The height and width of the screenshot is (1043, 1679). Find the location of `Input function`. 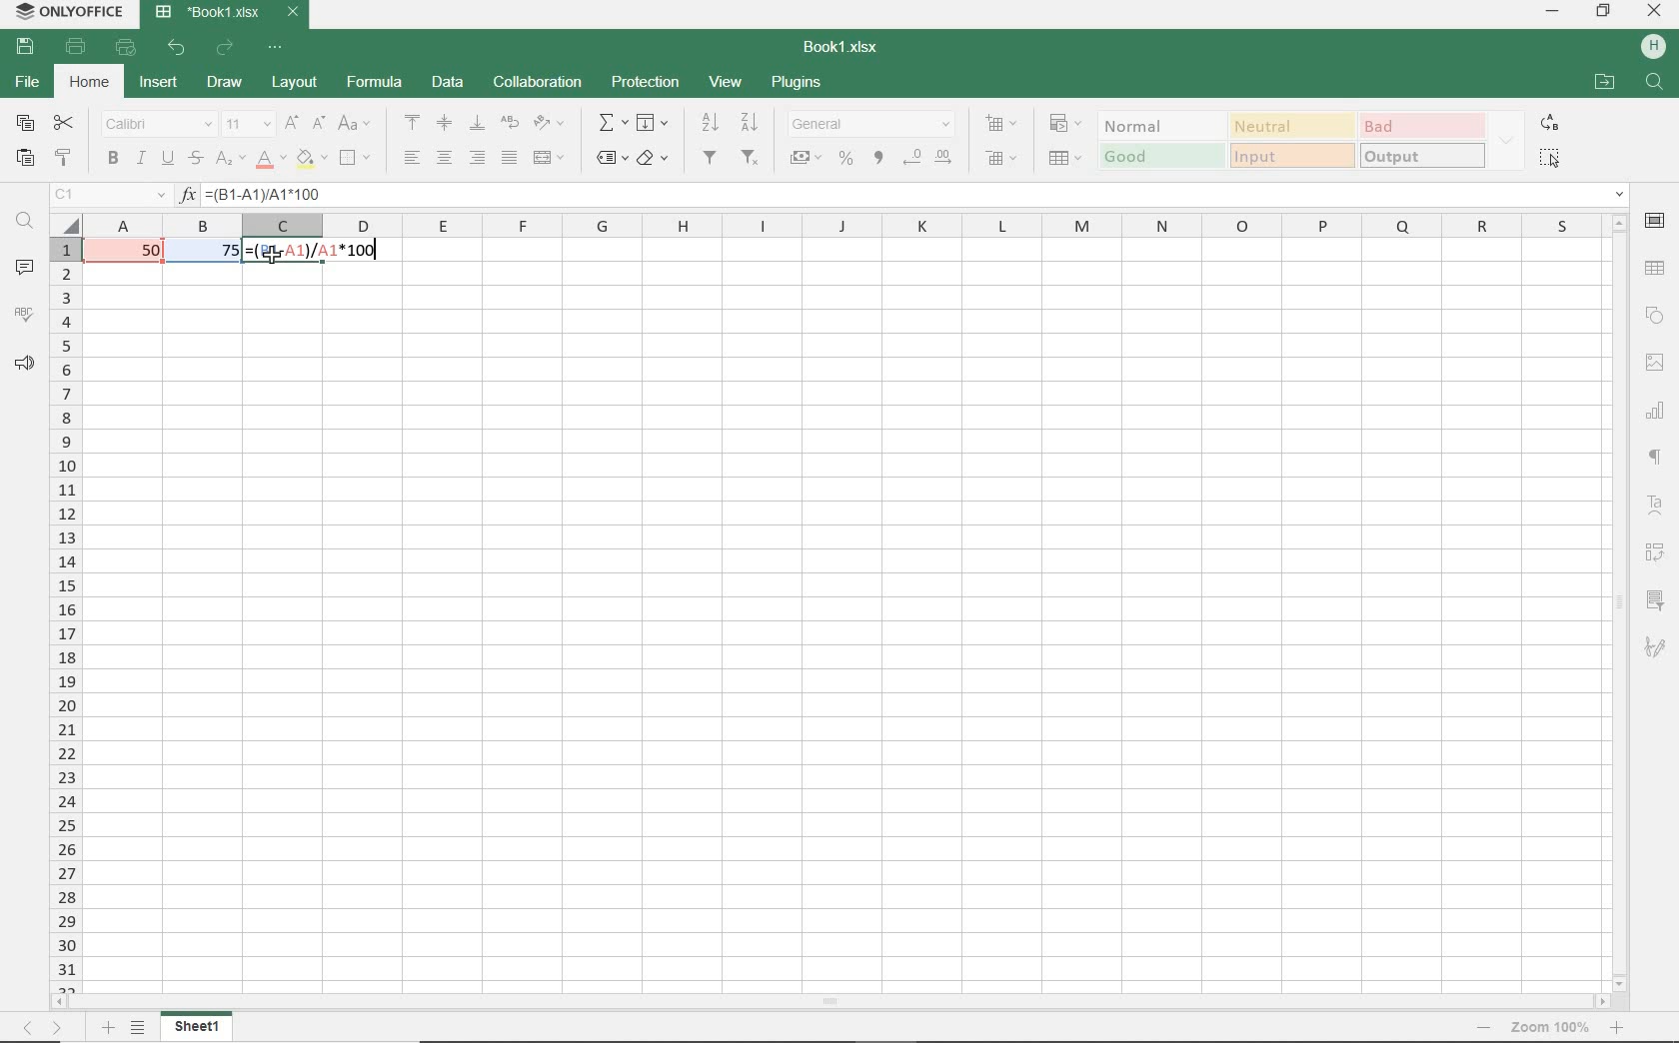

Input function is located at coordinates (189, 195).